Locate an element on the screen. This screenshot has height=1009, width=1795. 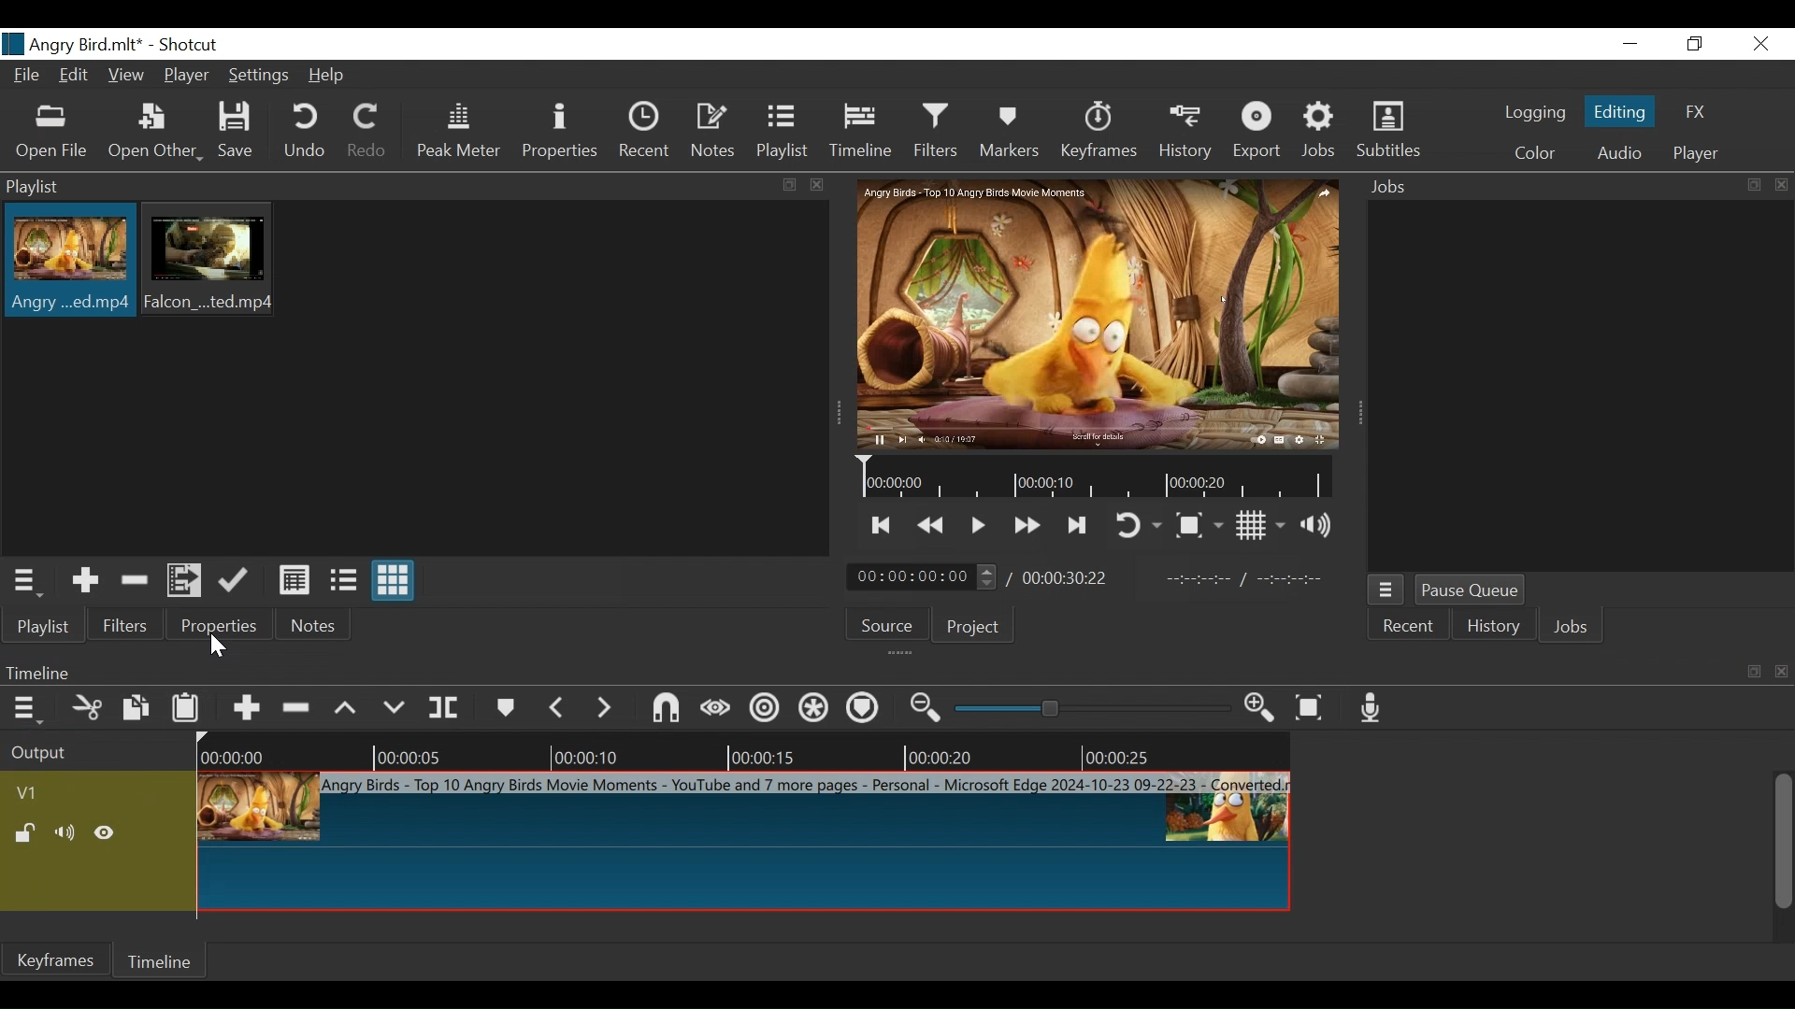
Editing is located at coordinates (1619, 112).